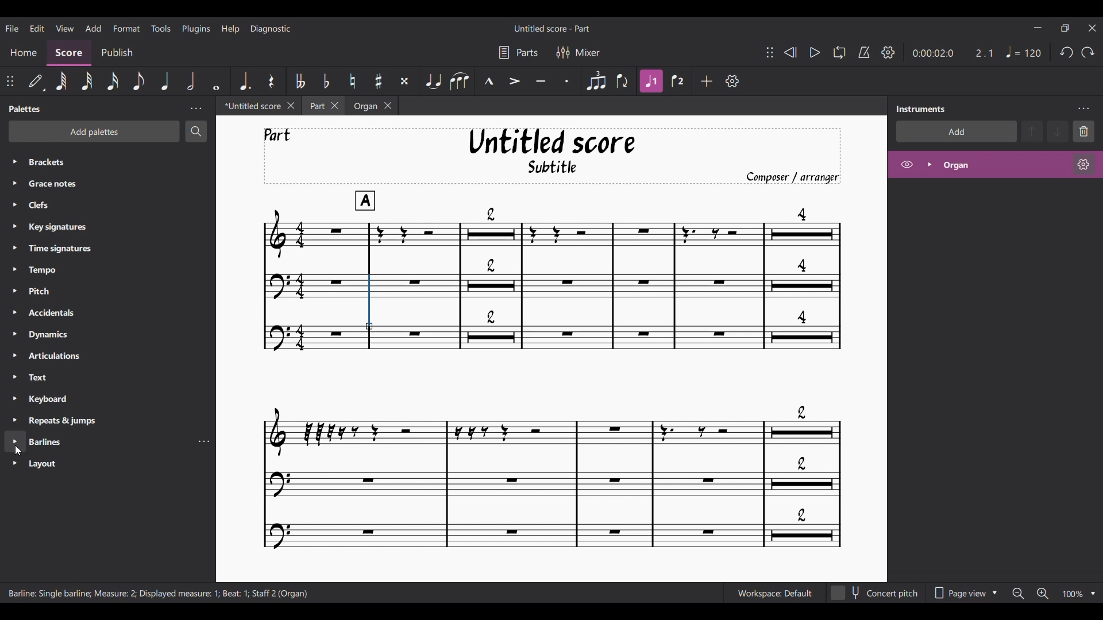 The image size is (1103, 620). I want to click on Diagnostic menu, so click(271, 29).